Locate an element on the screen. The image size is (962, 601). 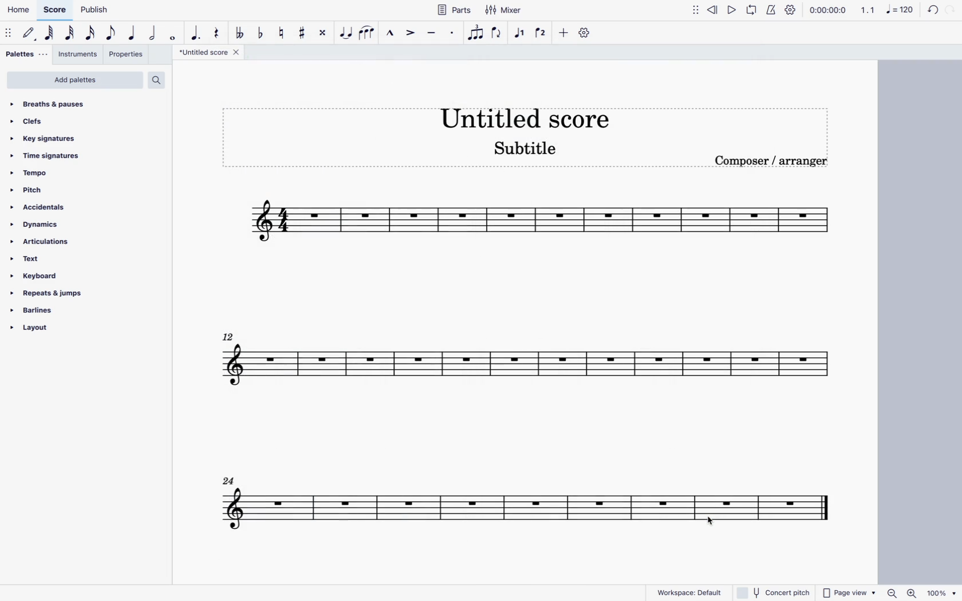
marcato is located at coordinates (390, 34).